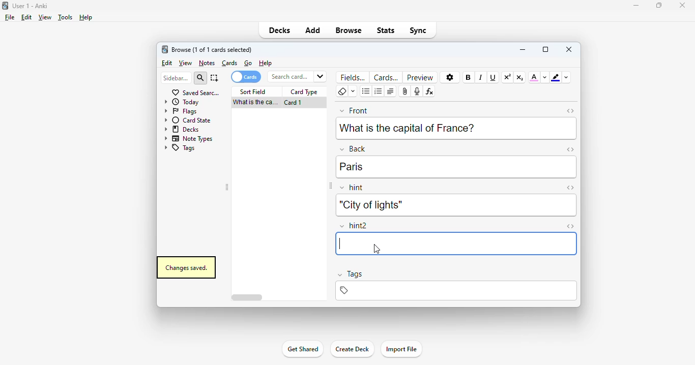 The width and height of the screenshot is (695, 365). What do you see at coordinates (420, 77) in the screenshot?
I see `preview` at bounding box center [420, 77].